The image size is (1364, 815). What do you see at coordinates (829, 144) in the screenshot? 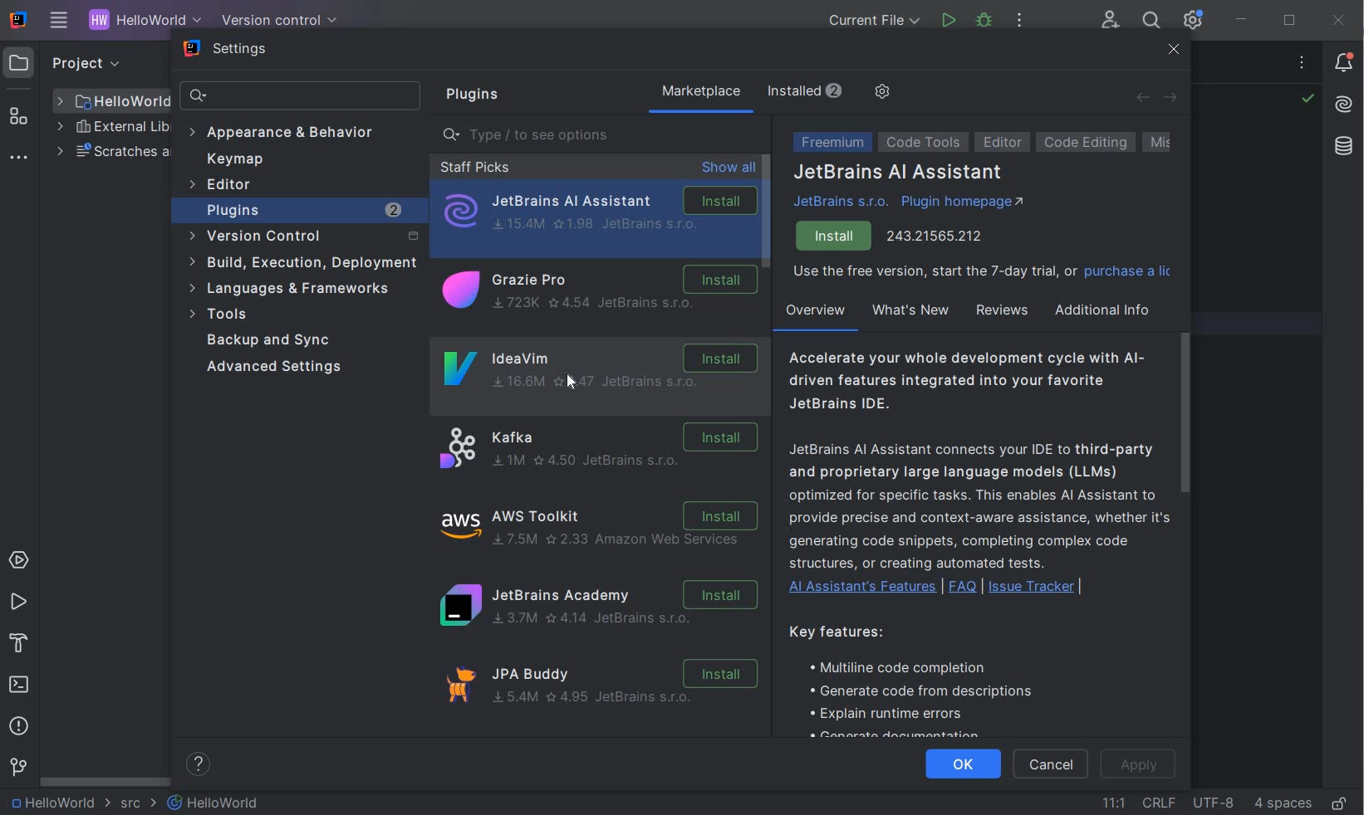
I see `freemium` at bounding box center [829, 144].